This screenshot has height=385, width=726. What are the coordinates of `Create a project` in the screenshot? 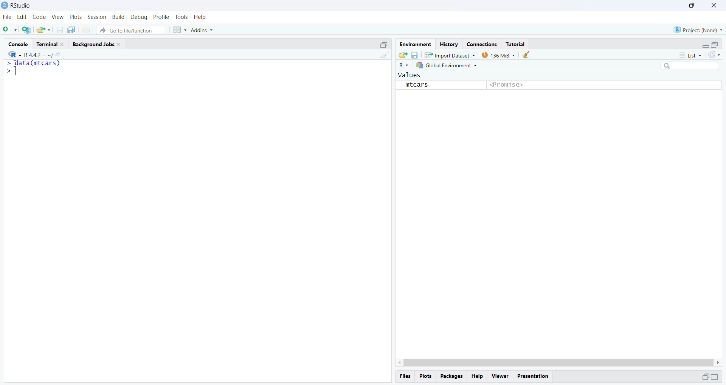 It's located at (27, 29).